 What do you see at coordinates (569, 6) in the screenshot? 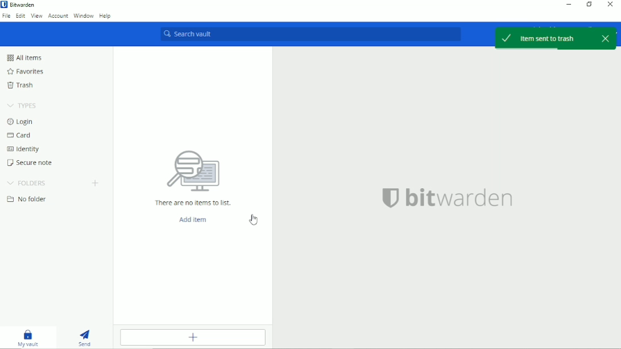
I see `Minimize` at bounding box center [569, 6].